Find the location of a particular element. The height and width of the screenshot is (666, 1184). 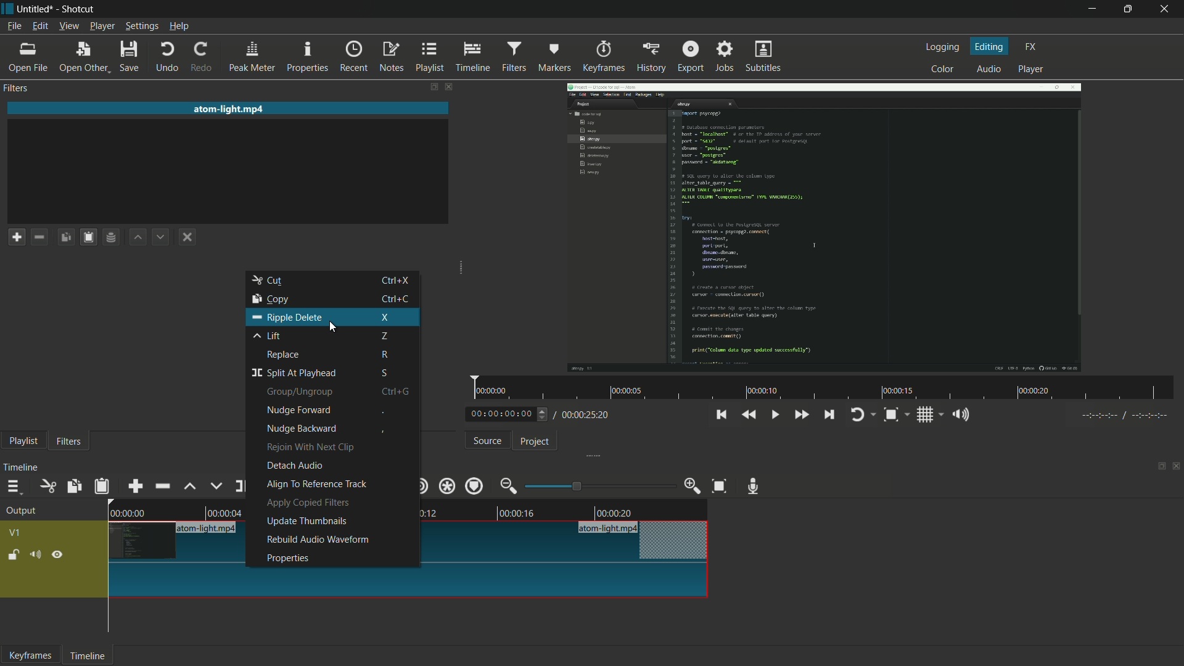

group/ungroup is located at coordinates (334, 392).